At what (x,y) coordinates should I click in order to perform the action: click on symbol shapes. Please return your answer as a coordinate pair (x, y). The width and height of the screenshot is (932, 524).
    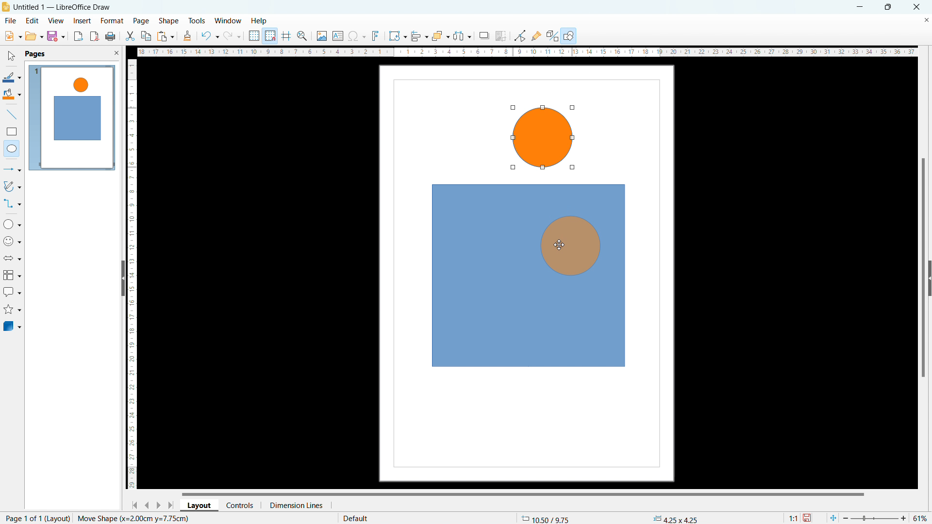
    Looking at the image, I should click on (13, 241).